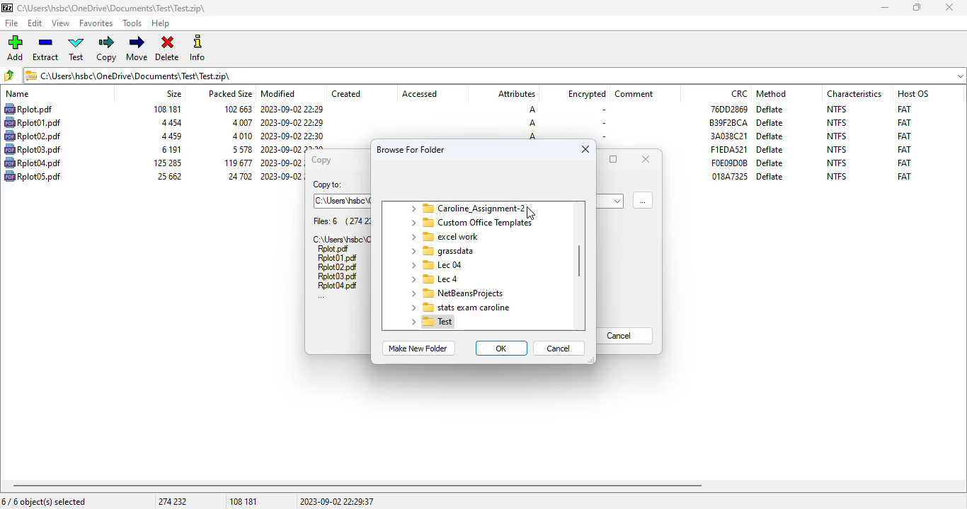 The width and height of the screenshot is (967, 509). Describe the element at coordinates (133, 24) in the screenshot. I see `tools` at that location.